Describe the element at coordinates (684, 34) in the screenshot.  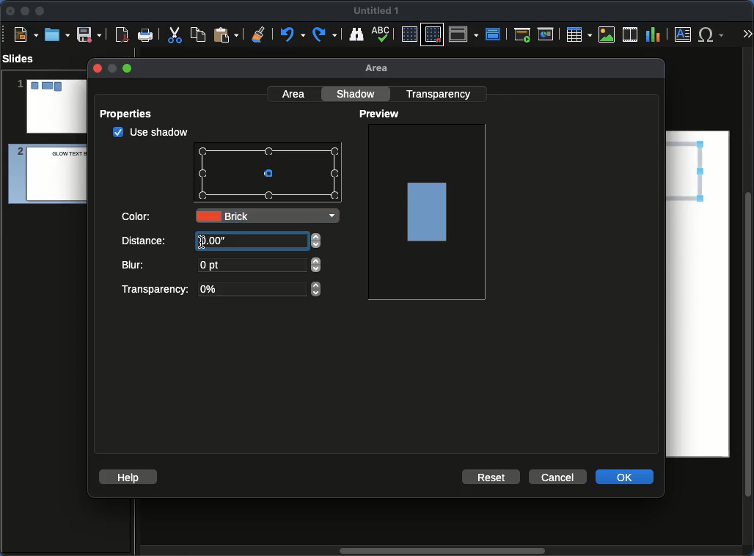
I see `Textbox` at that location.